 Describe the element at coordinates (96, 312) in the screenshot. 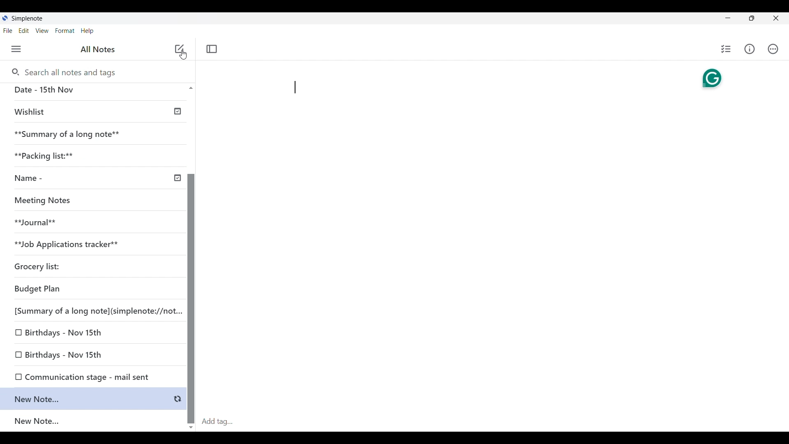

I see `[Summary of a long note](simplenote://not..` at that location.